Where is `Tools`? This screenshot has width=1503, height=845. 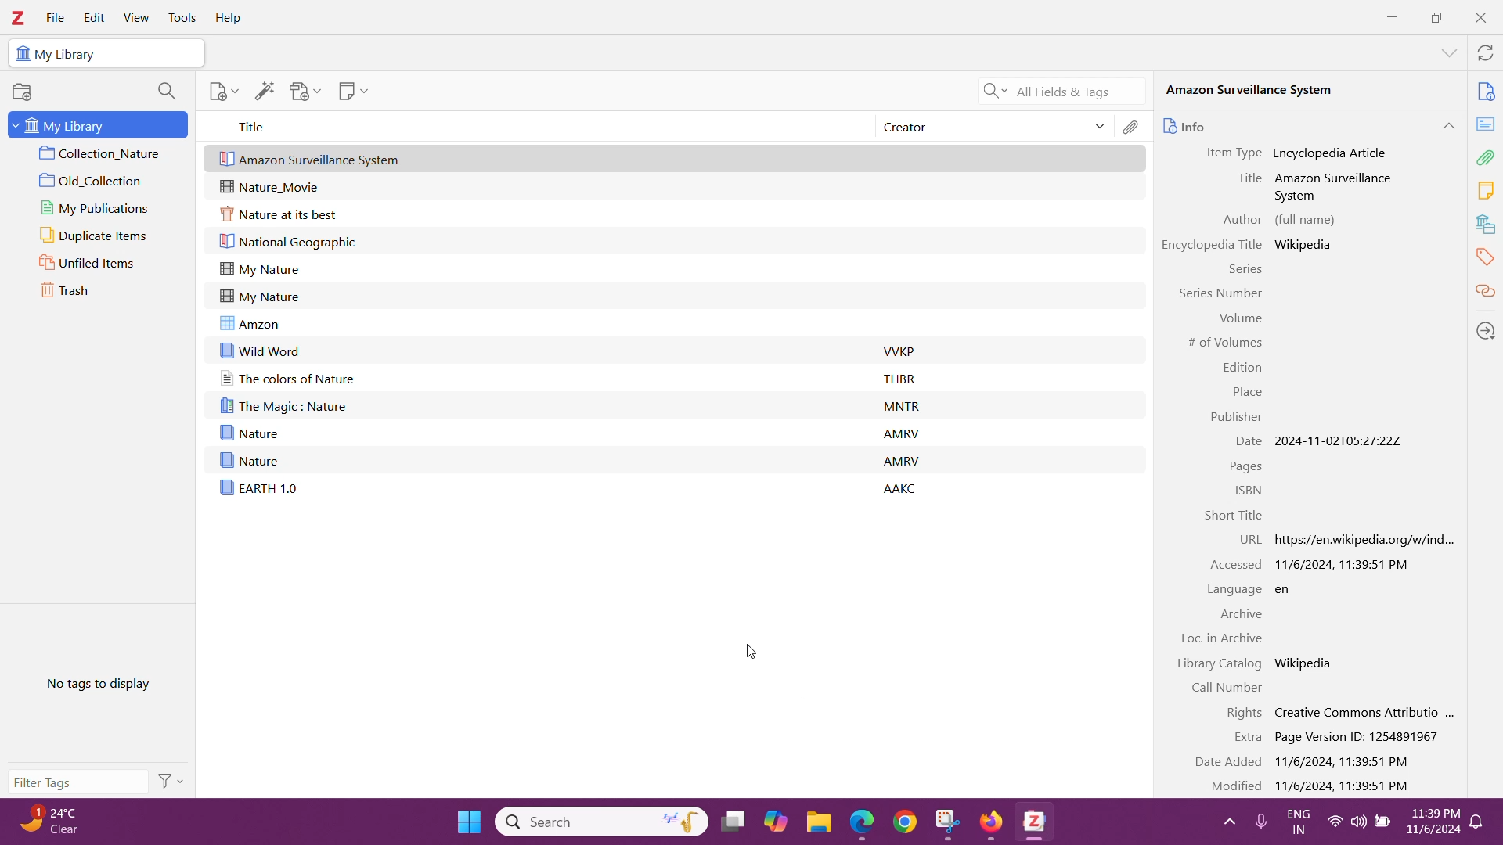 Tools is located at coordinates (183, 17).